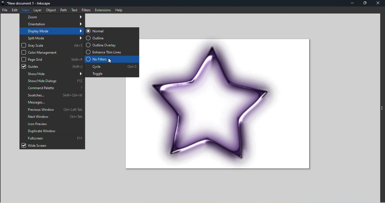 Image resolution: width=385 pixels, height=203 pixels. Describe the element at coordinates (52, 95) in the screenshot. I see `Swatches` at that location.